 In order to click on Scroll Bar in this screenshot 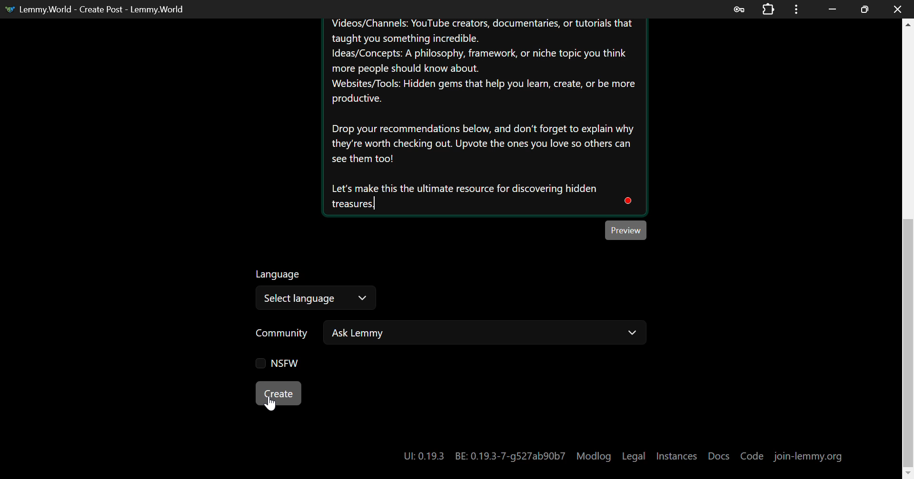, I will do `click(908, 244)`.